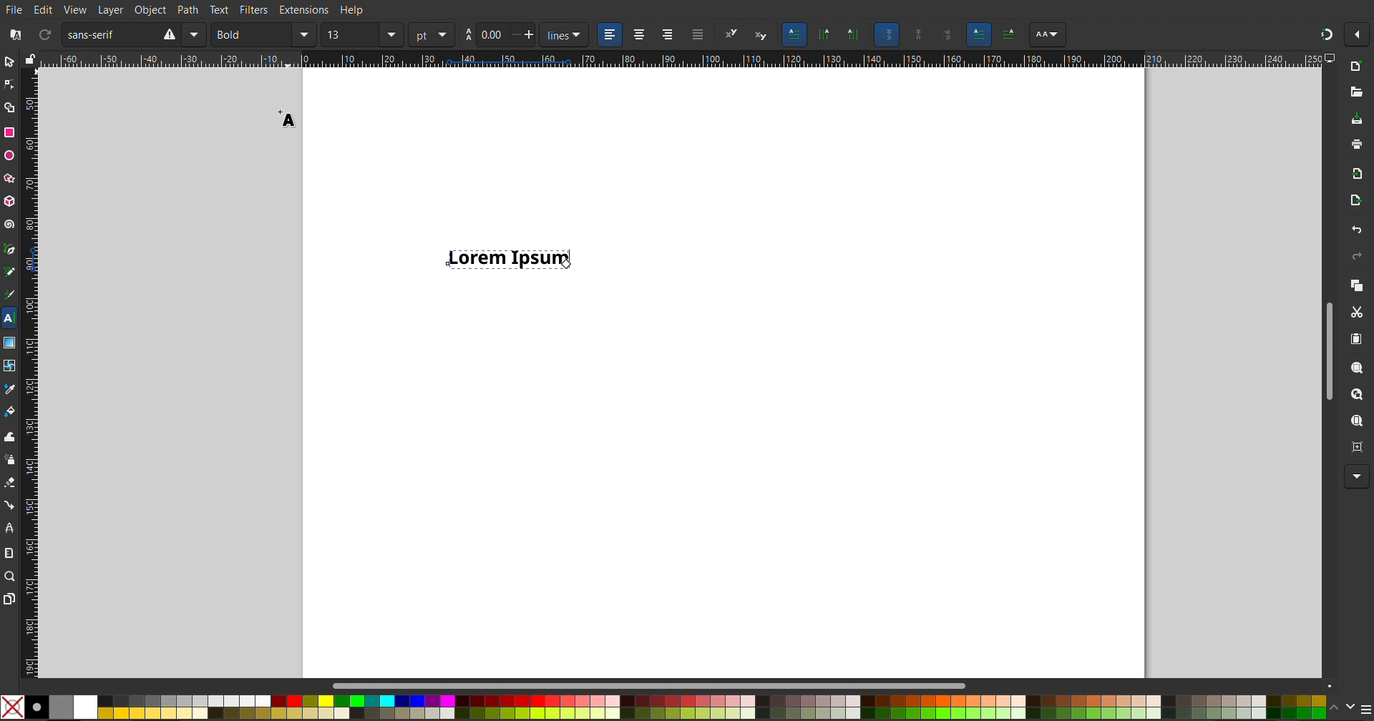 This screenshot has width=1374, height=721. I want to click on Star Polygon, so click(12, 176).